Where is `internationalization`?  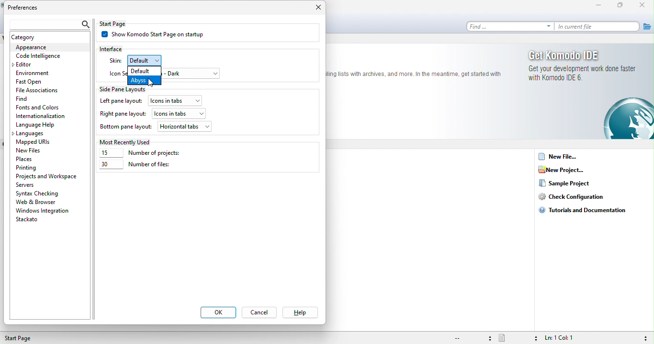
internationalization is located at coordinates (44, 116).